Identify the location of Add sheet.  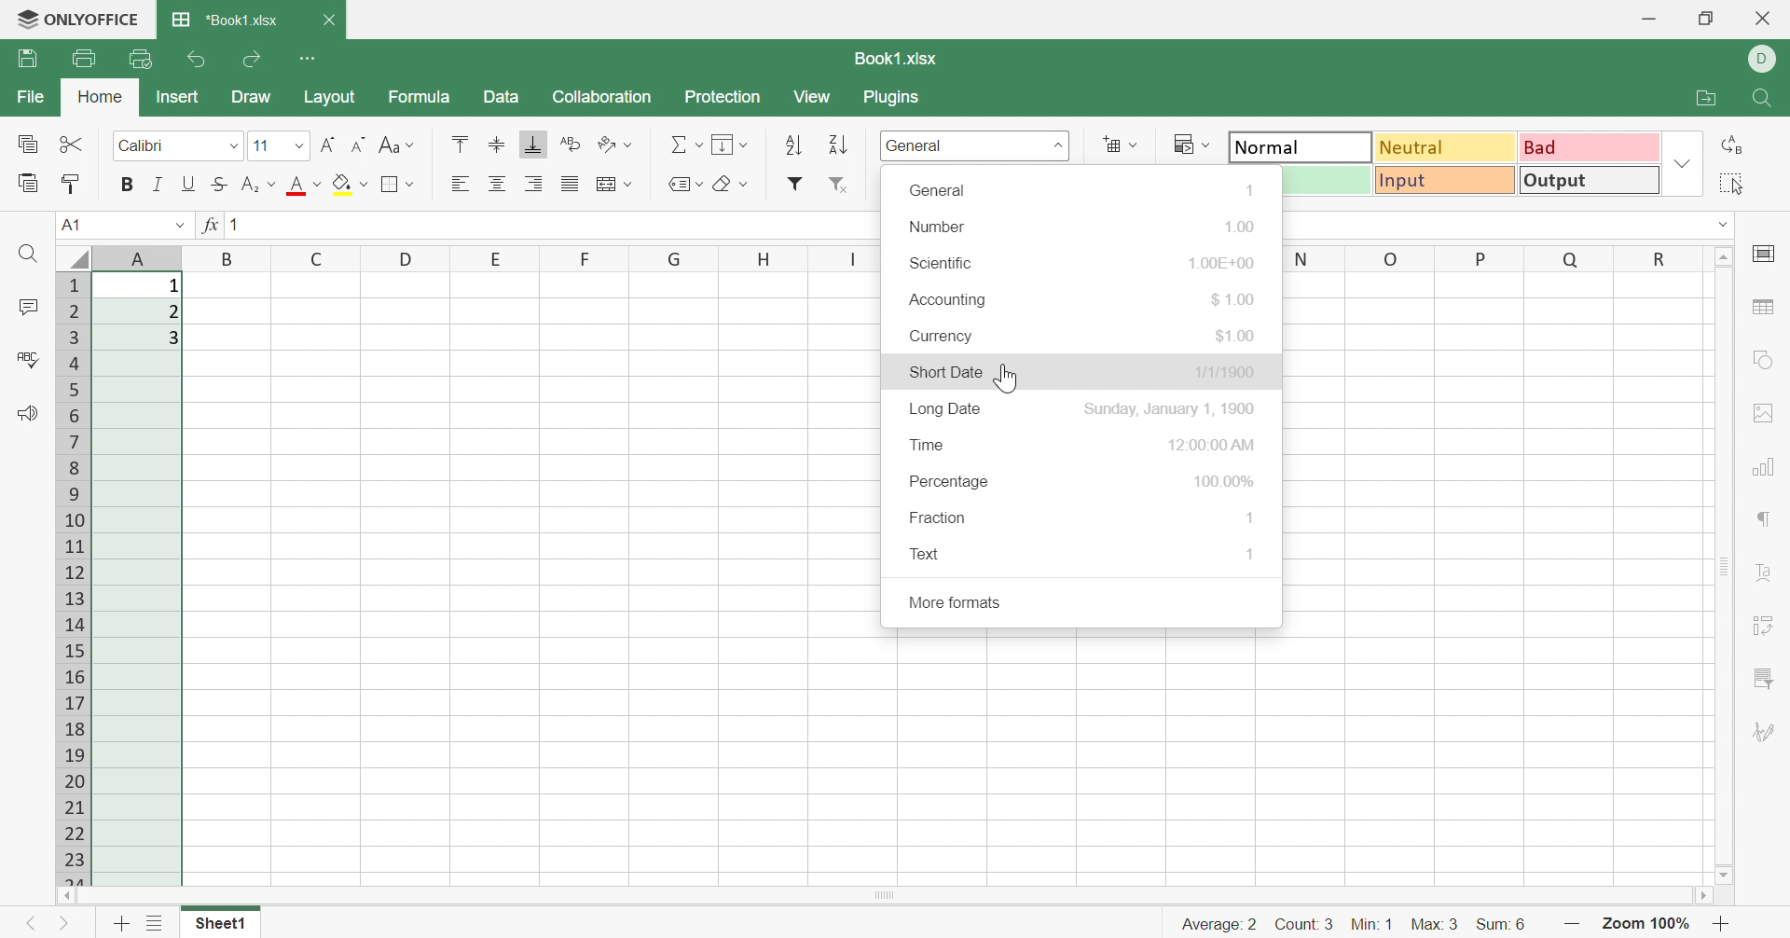
(120, 922).